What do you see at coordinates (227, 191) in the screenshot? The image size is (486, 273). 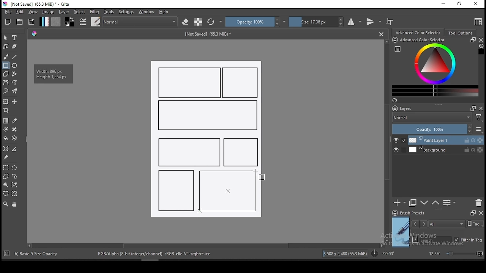 I see ` rectangle` at bounding box center [227, 191].